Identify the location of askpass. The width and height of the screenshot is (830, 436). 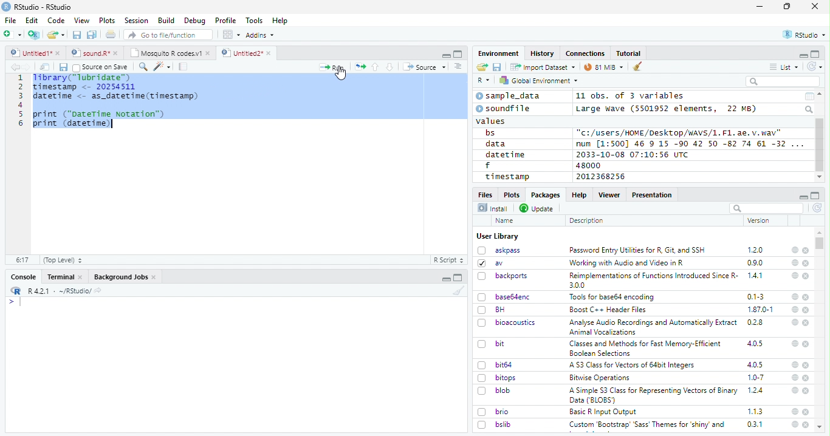
(498, 250).